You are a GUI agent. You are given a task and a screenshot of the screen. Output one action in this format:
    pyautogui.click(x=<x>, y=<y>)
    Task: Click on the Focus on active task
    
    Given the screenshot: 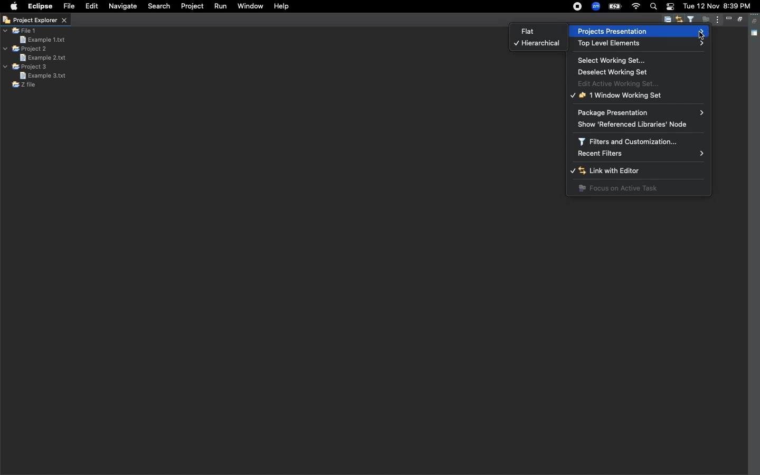 What is the action you would take?
    pyautogui.click(x=618, y=188)
    